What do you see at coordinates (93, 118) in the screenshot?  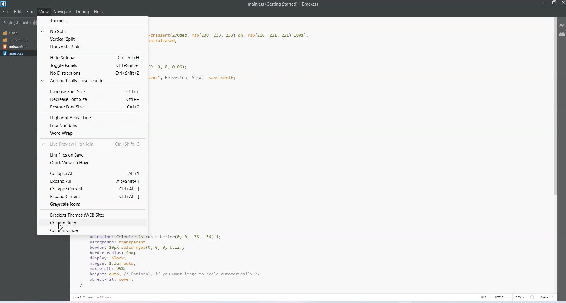 I see `Highlight active line` at bounding box center [93, 118].